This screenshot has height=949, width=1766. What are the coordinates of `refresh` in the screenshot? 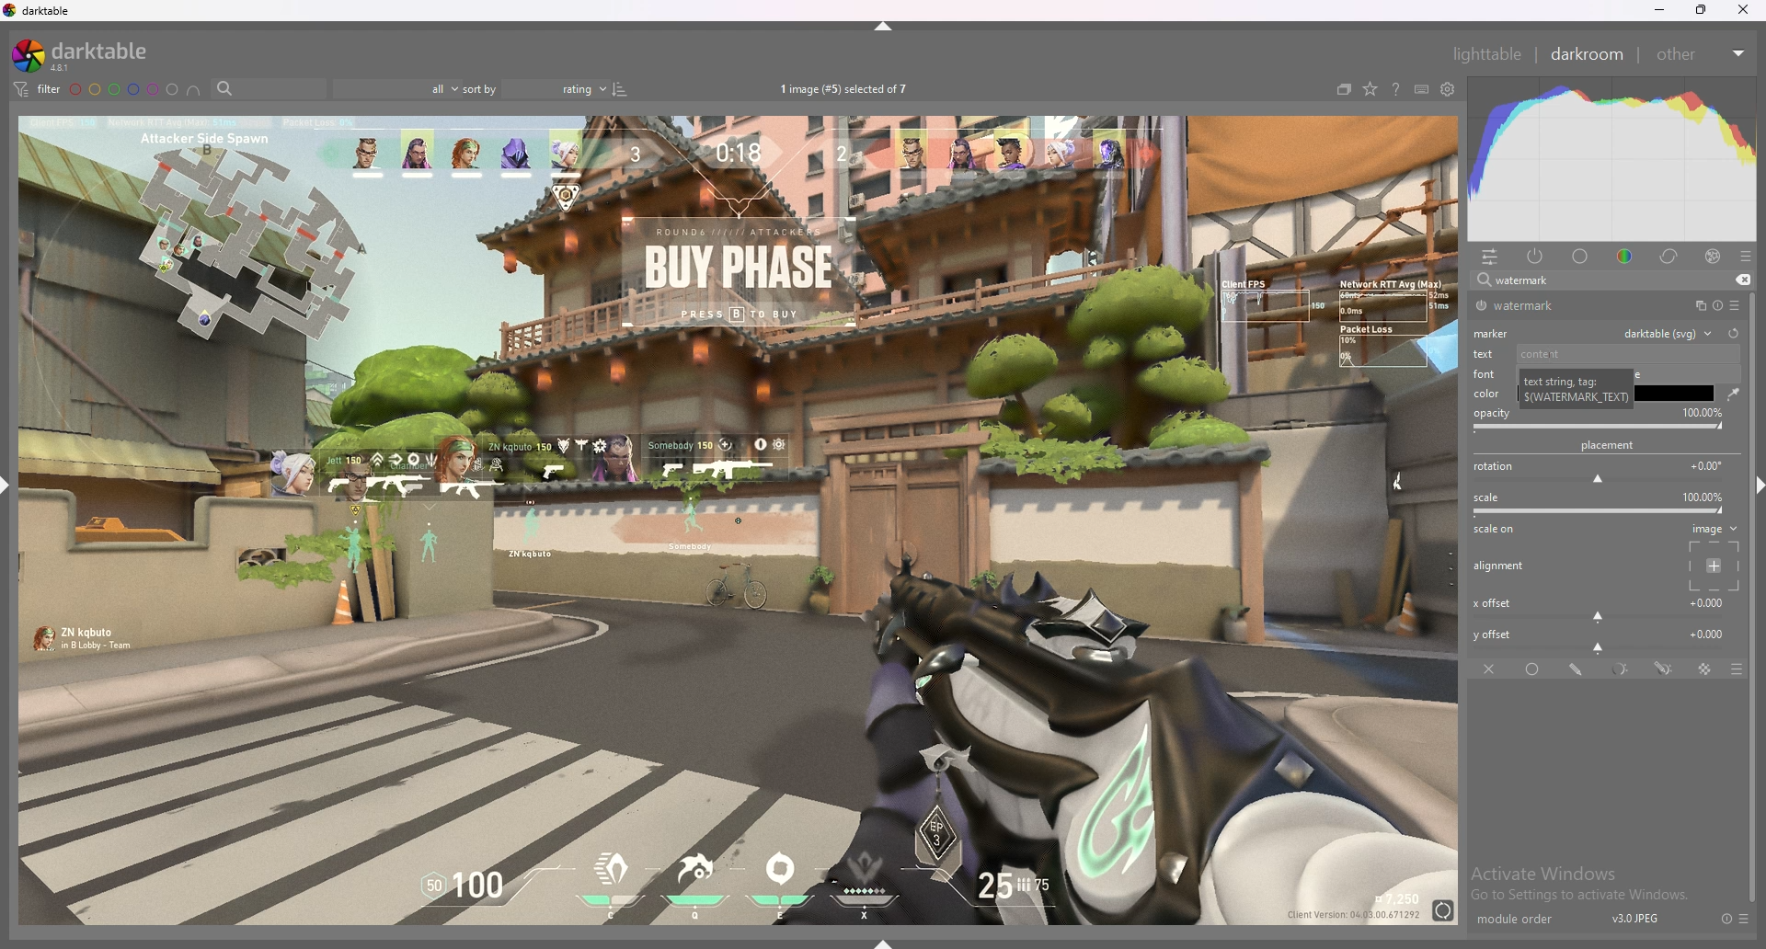 It's located at (1733, 333).